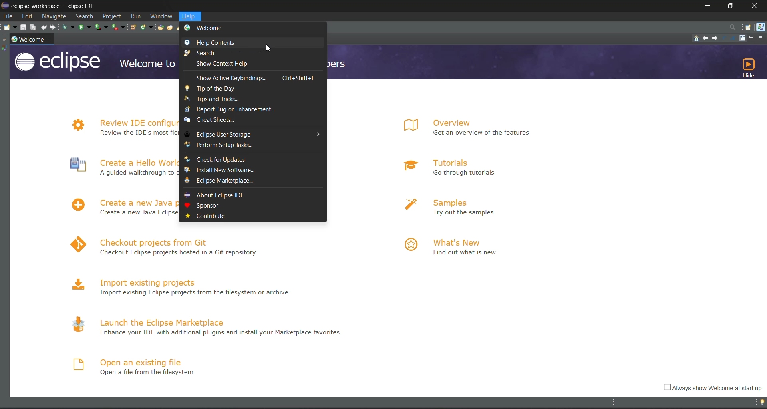 This screenshot has height=409, width=767. What do you see at coordinates (762, 39) in the screenshot?
I see `restore` at bounding box center [762, 39].